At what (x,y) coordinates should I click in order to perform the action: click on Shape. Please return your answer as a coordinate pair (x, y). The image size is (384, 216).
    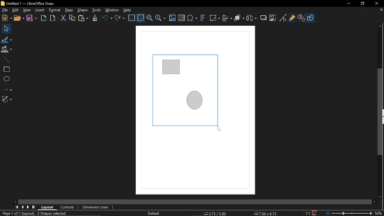
    Looking at the image, I should click on (82, 11).